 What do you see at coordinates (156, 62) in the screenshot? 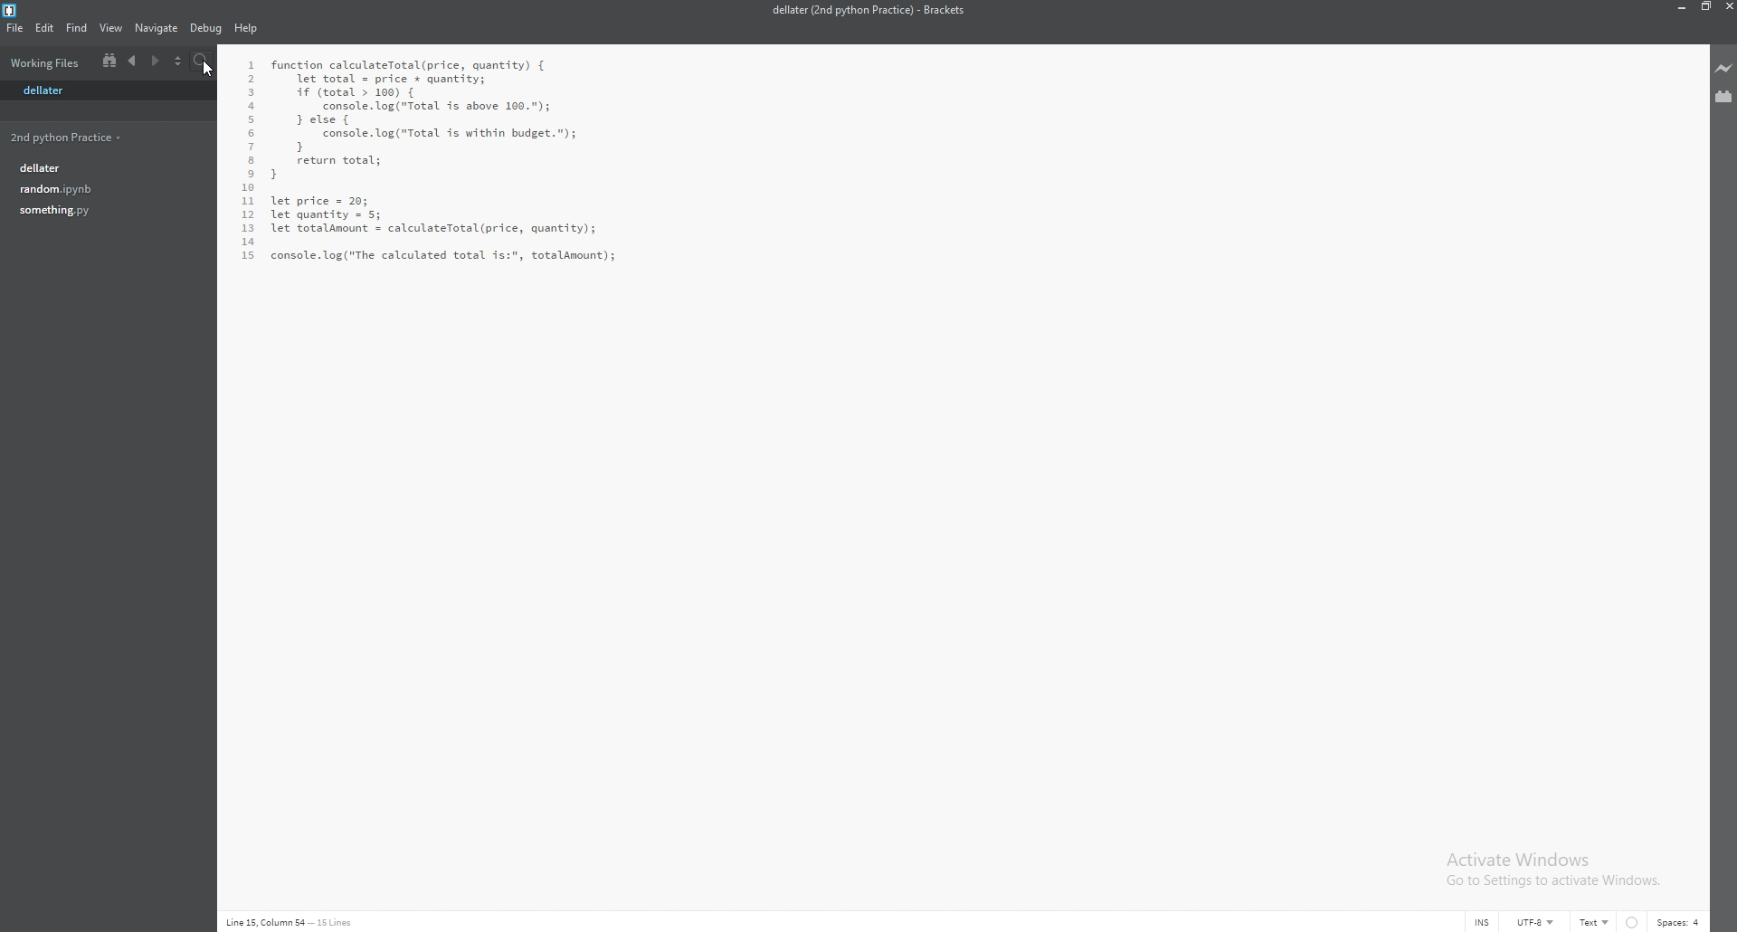
I see `next` at bounding box center [156, 62].